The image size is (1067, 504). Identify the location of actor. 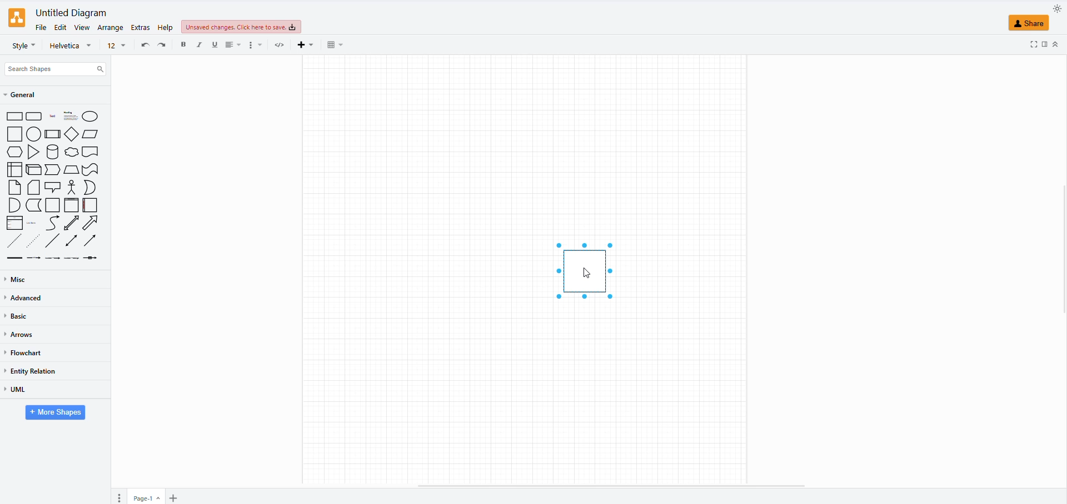
(72, 187).